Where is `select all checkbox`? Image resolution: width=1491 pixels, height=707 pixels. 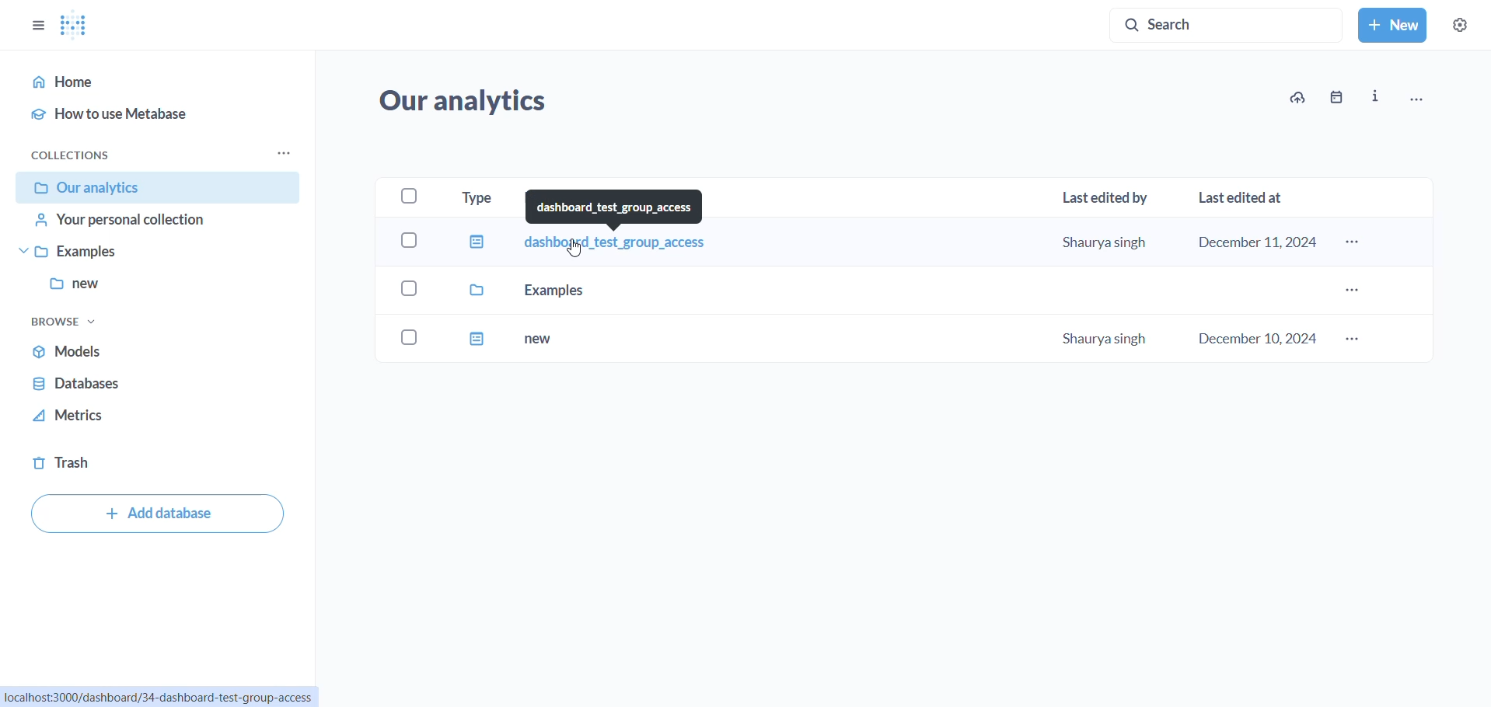
select all checkbox is located at coordinates (407, 198).